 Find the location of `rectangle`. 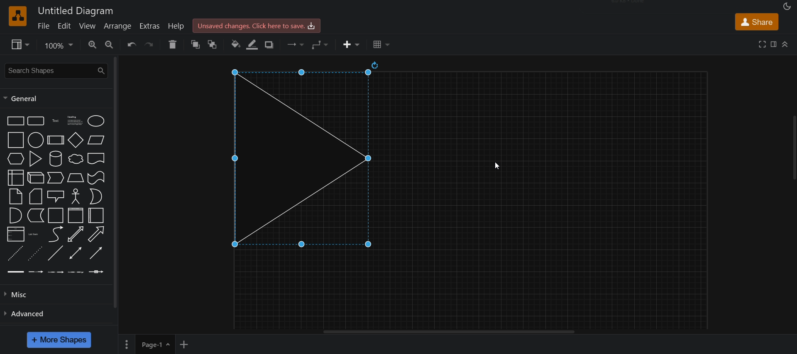

rectangle is located at coordinates (15, 121).